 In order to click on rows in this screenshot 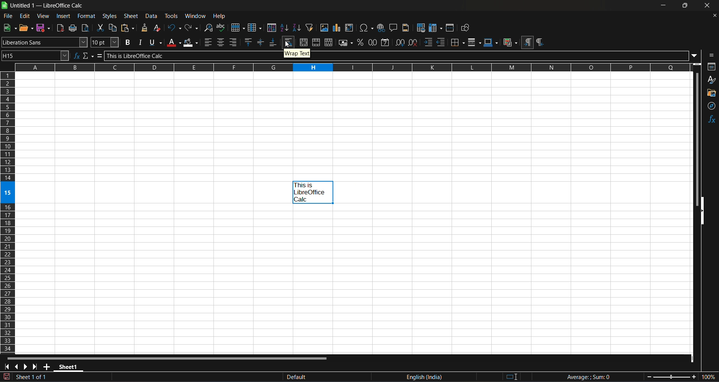, I will do `click(343, 69)`.